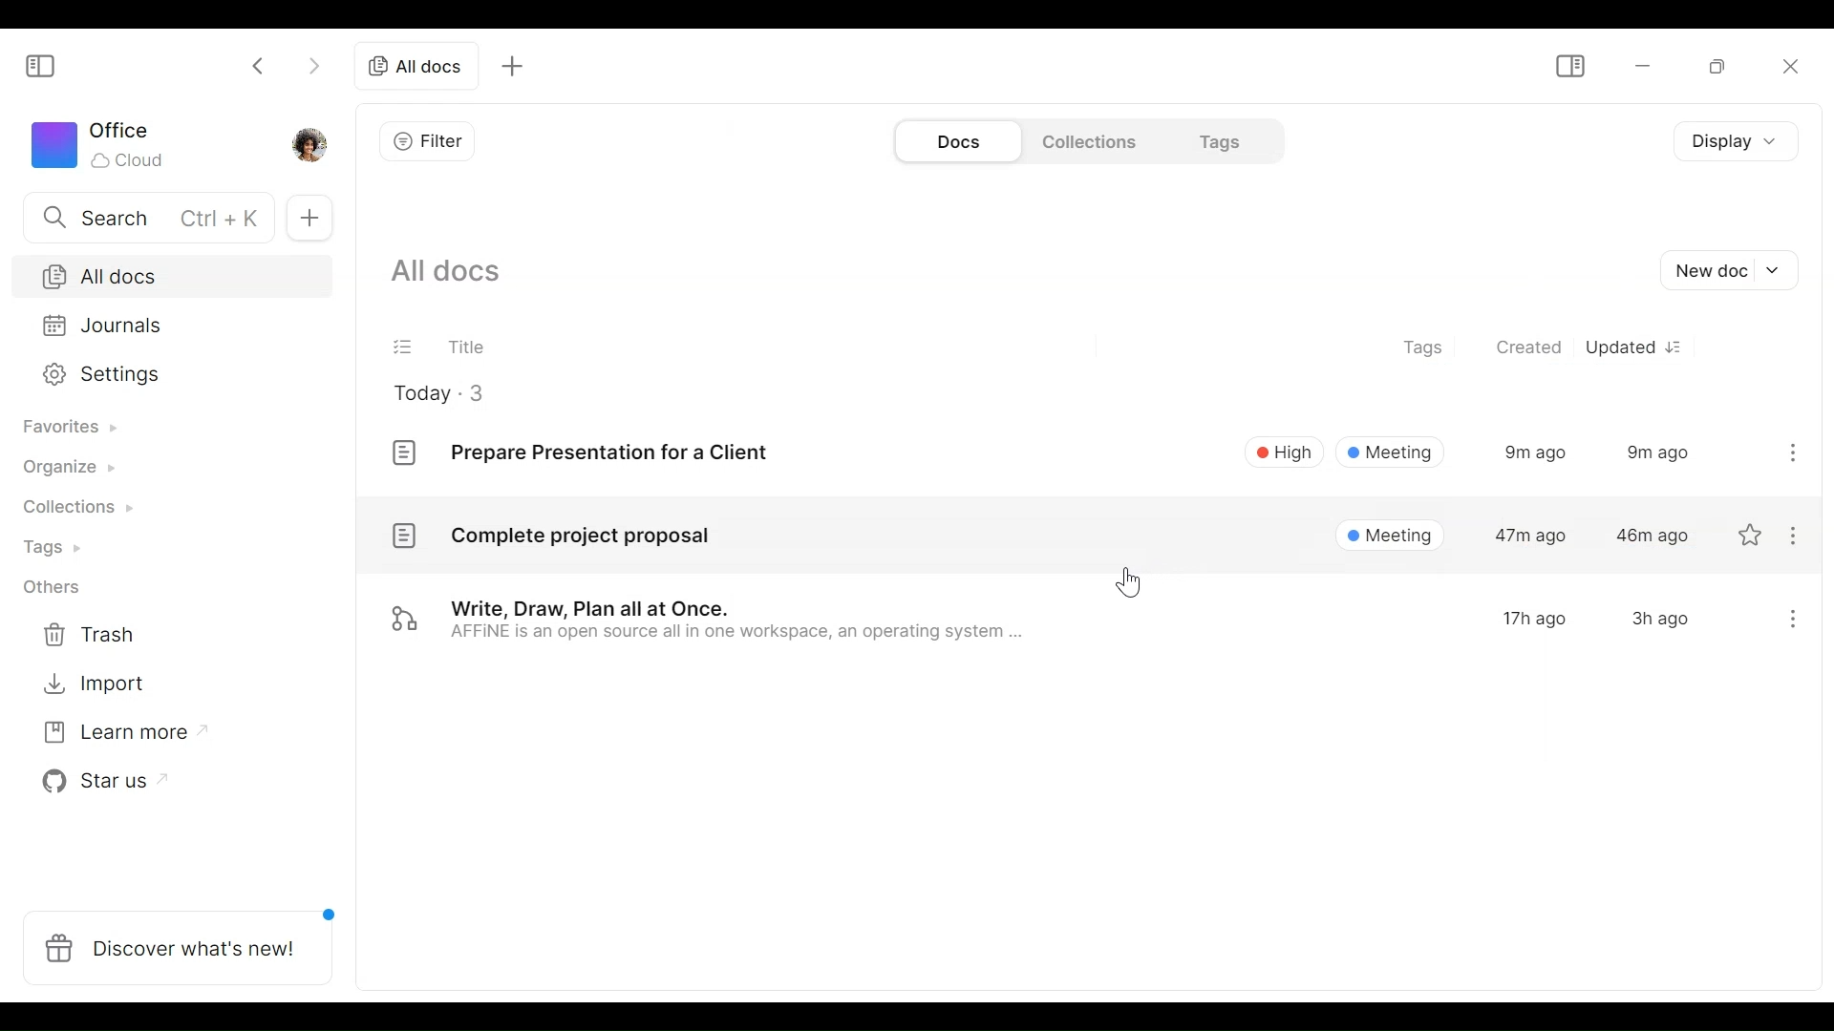 Image resolution: width=1834 pixels, height=1031 pixels. I want to click on more options, so click(1794, 619).